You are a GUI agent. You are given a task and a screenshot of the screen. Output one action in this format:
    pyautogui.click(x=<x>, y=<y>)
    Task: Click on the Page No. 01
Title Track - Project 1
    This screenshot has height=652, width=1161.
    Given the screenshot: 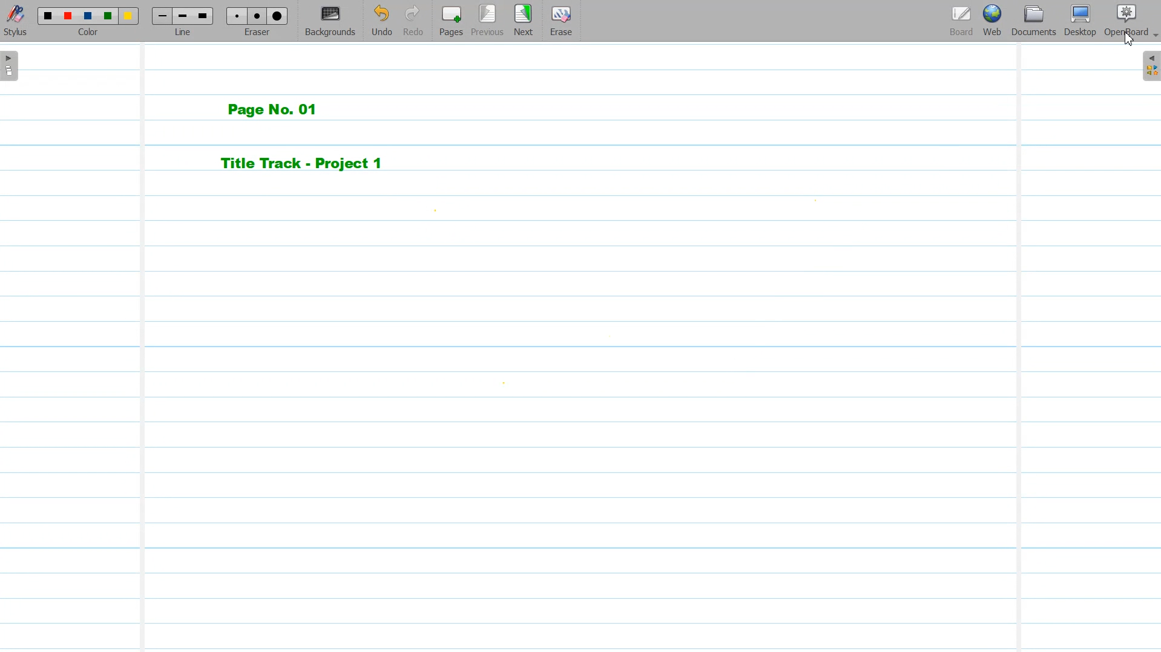 What is the action you would take?
    pyautogui.click(x=324, y=137)
    